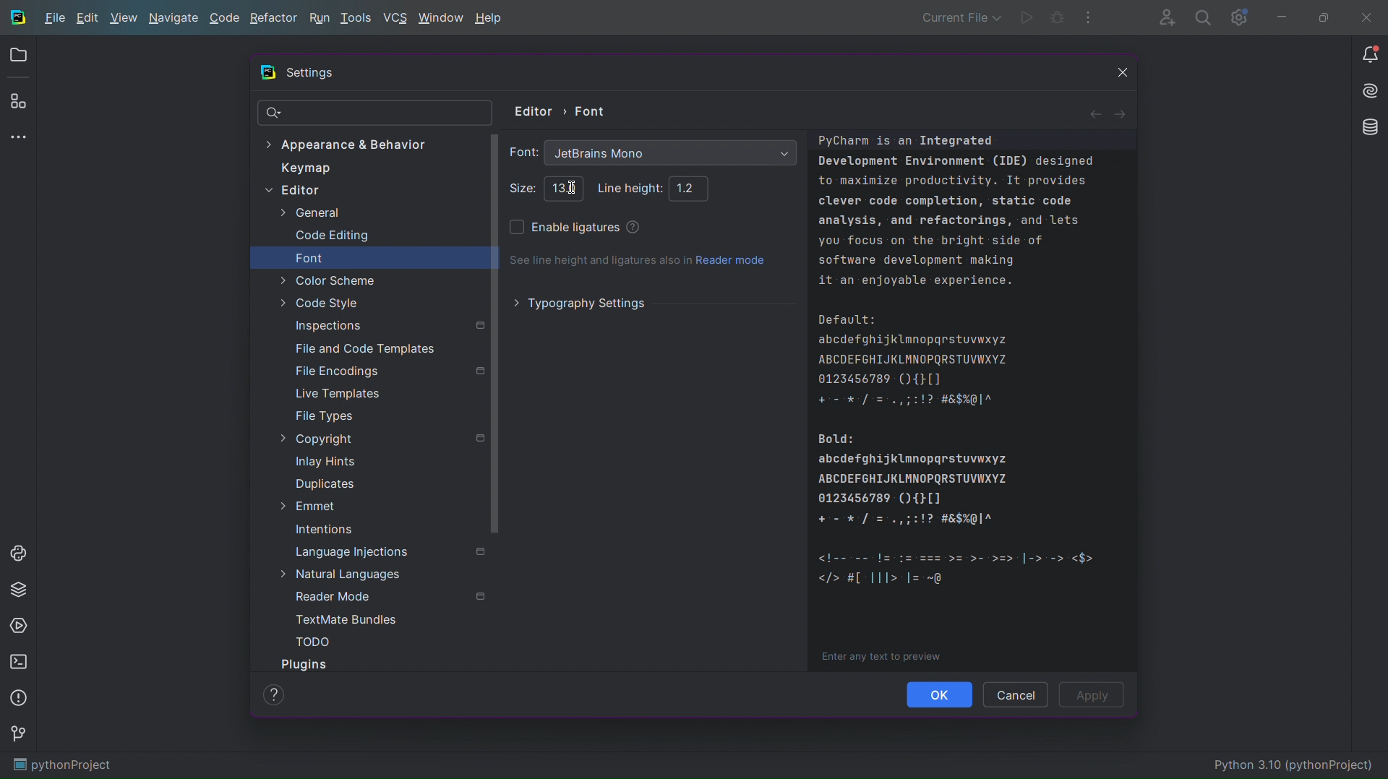 This screenshot has width=1388, height=779. What do you see at coordinates (307, 504) in the screenshot?
I see `Emmet` at bounding box center [307, 504].